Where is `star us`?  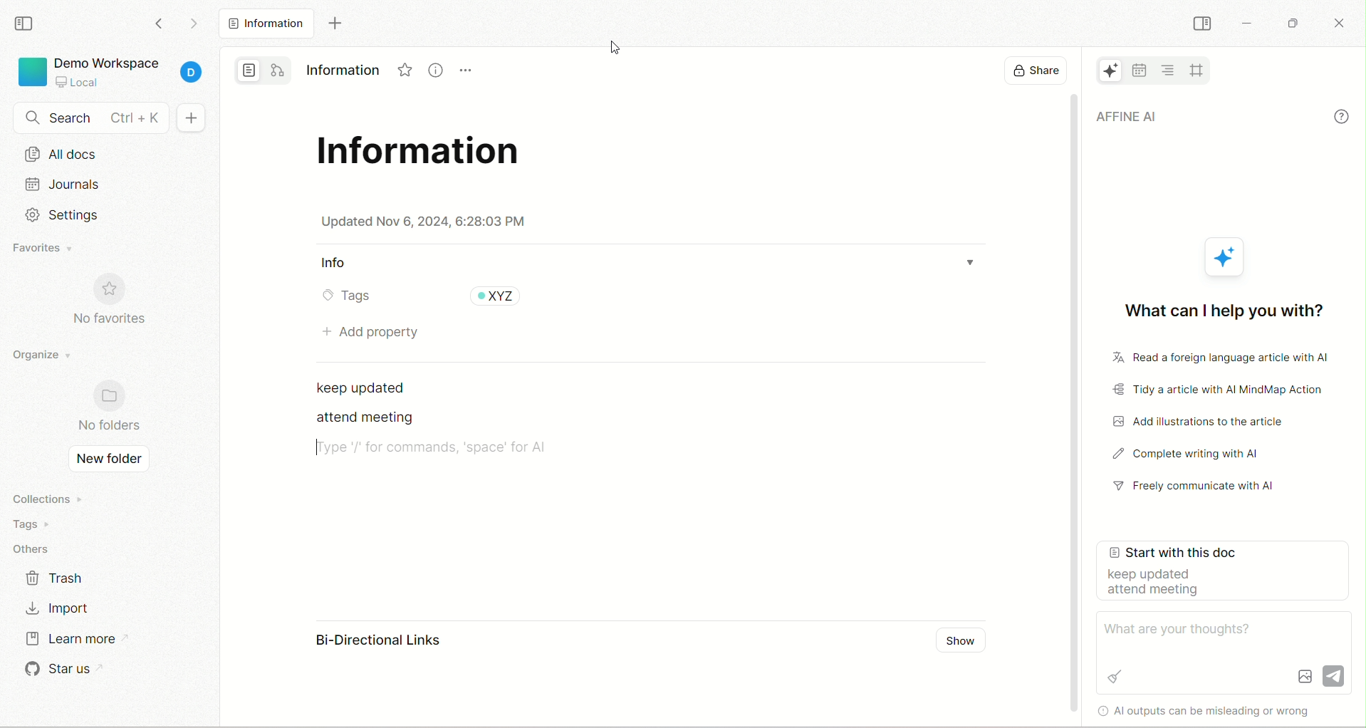 star us is located at coordinates (59, 670).